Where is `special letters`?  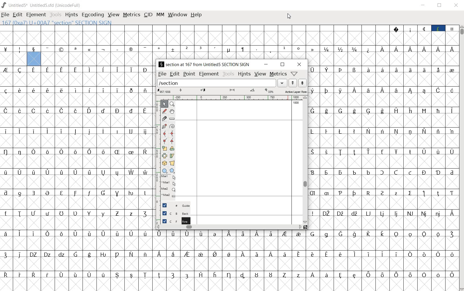 special letters is located at coordinates (382, 69).